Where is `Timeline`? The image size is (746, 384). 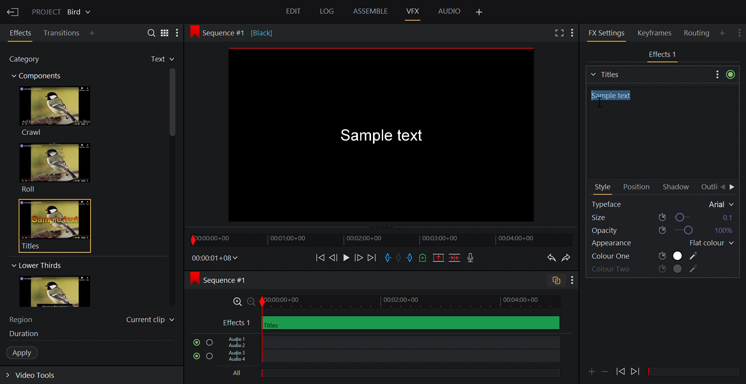
Timeline is located at coordinates (380, 239).